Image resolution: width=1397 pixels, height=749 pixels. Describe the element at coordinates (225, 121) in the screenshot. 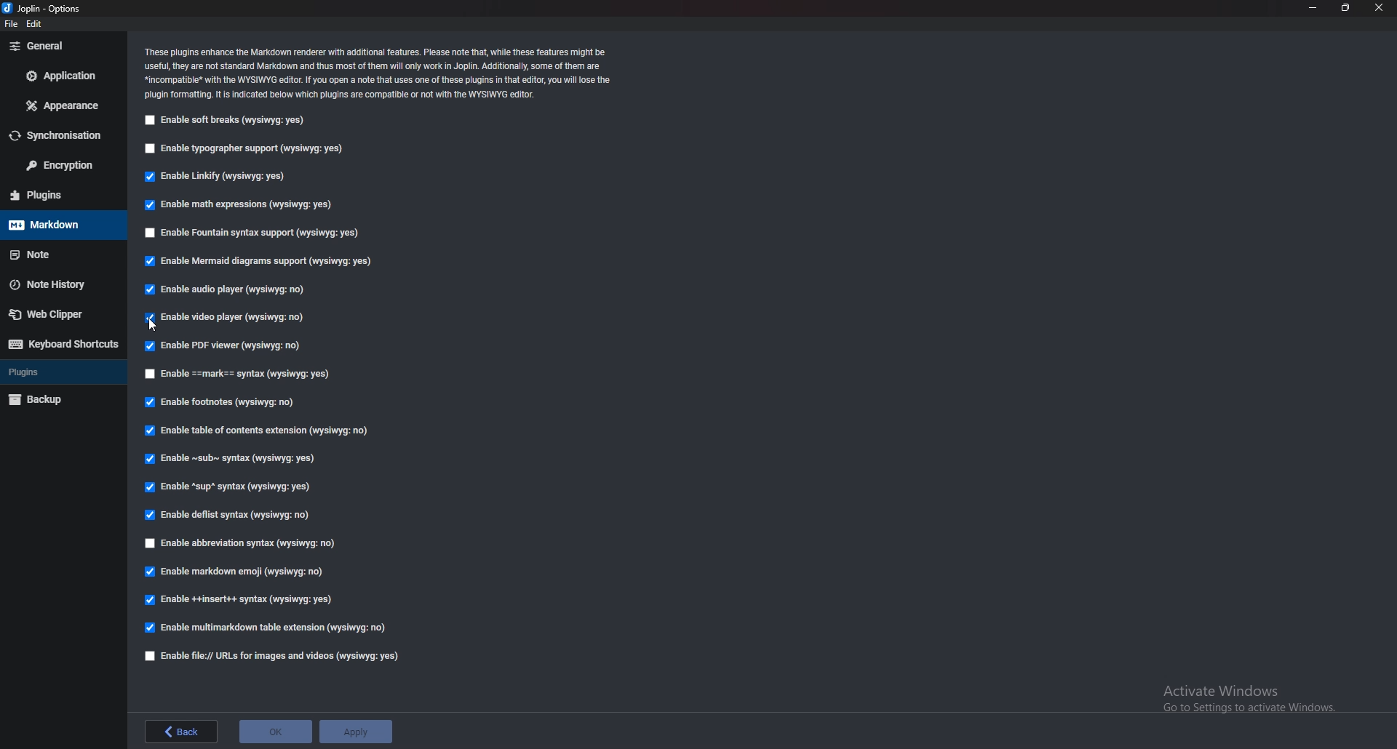

I see `Enable soft breaks (wysiqyg:yes)` at that location.